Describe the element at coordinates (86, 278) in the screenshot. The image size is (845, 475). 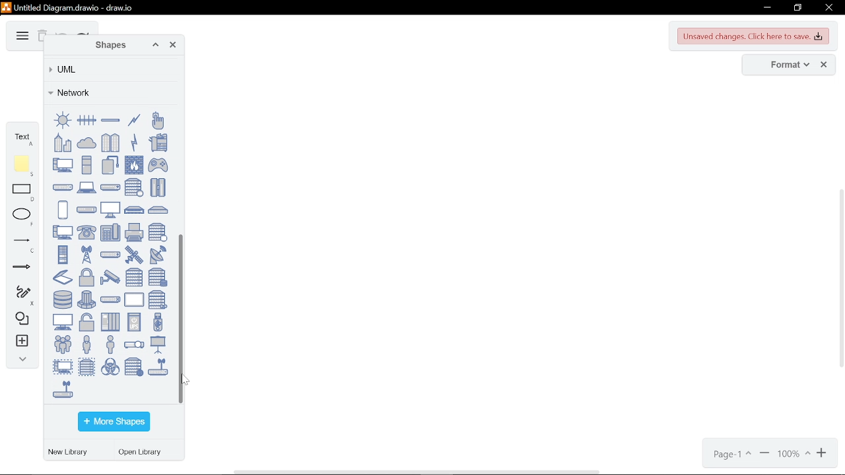
I see `secured` at that location.